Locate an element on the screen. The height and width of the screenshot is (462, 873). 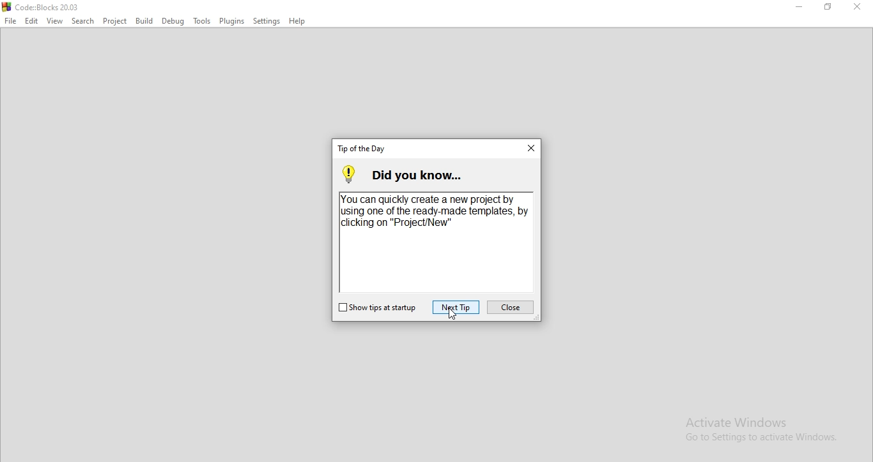
close is located at coordinates (511, 308).